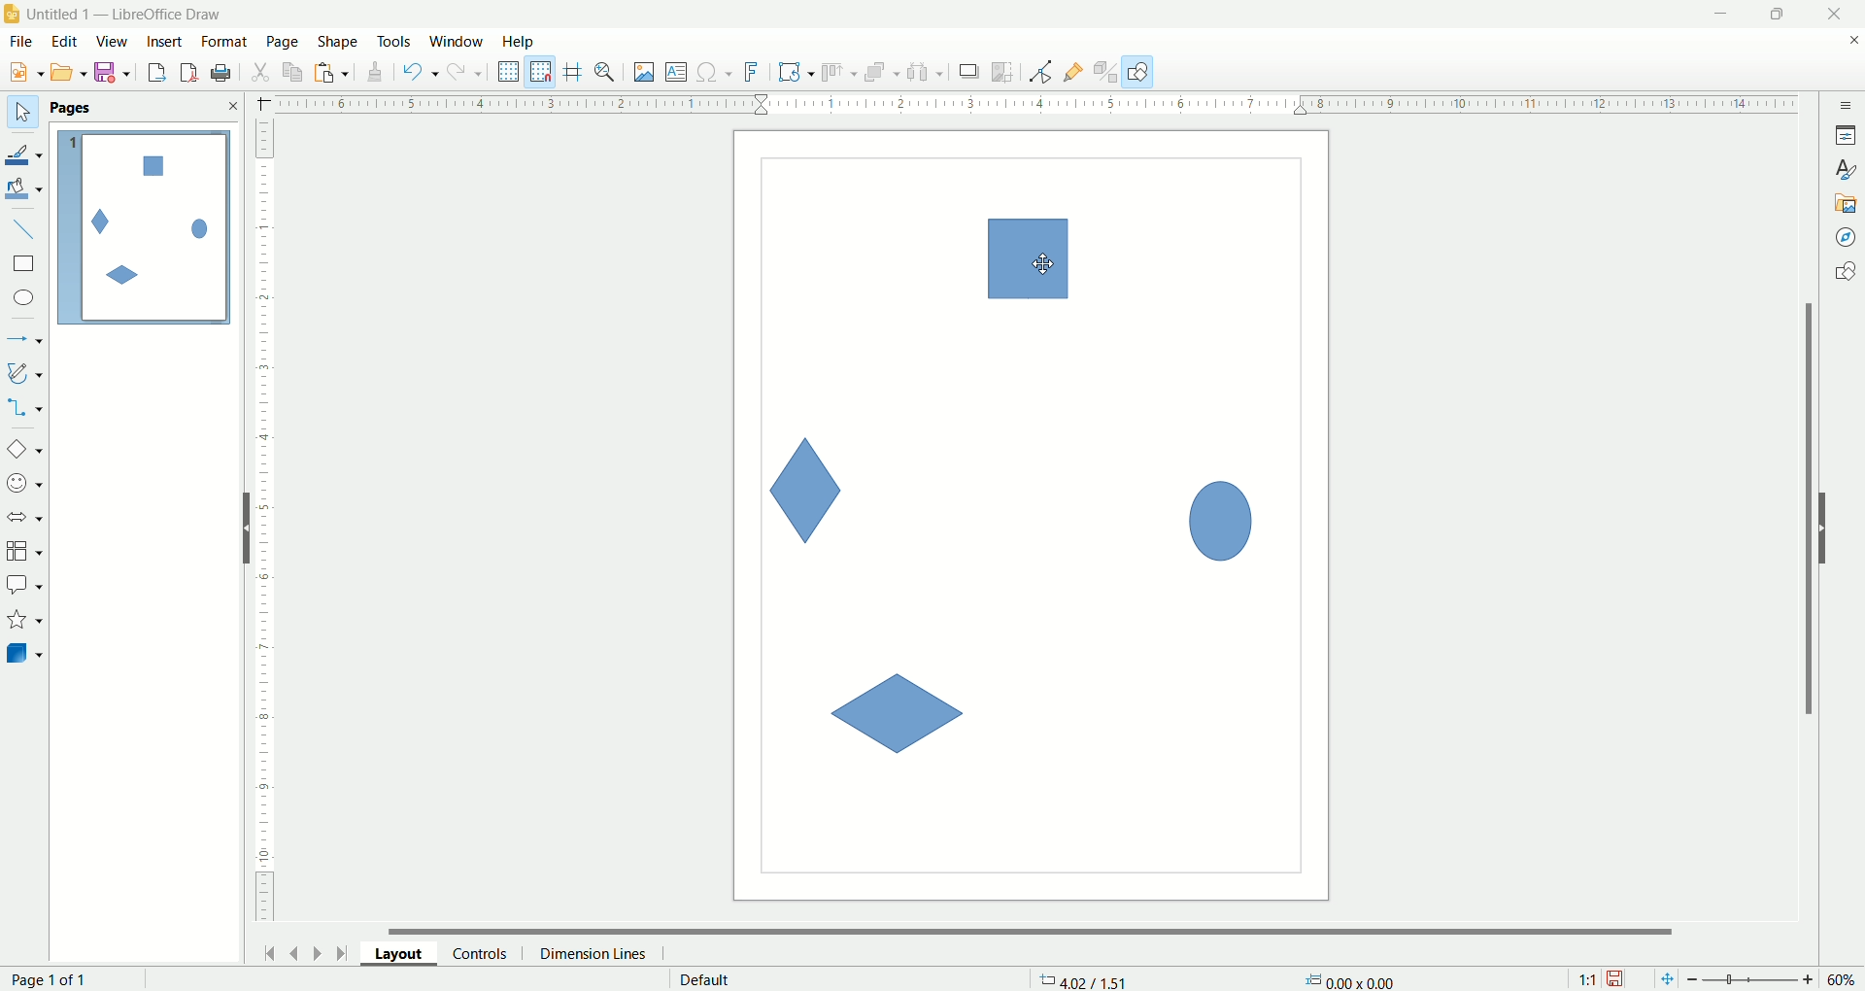 The height and width of the screenshot is (991, 1865). Describe the element at coordinates (707, 979) in the screenshot. I see `default` at that location.